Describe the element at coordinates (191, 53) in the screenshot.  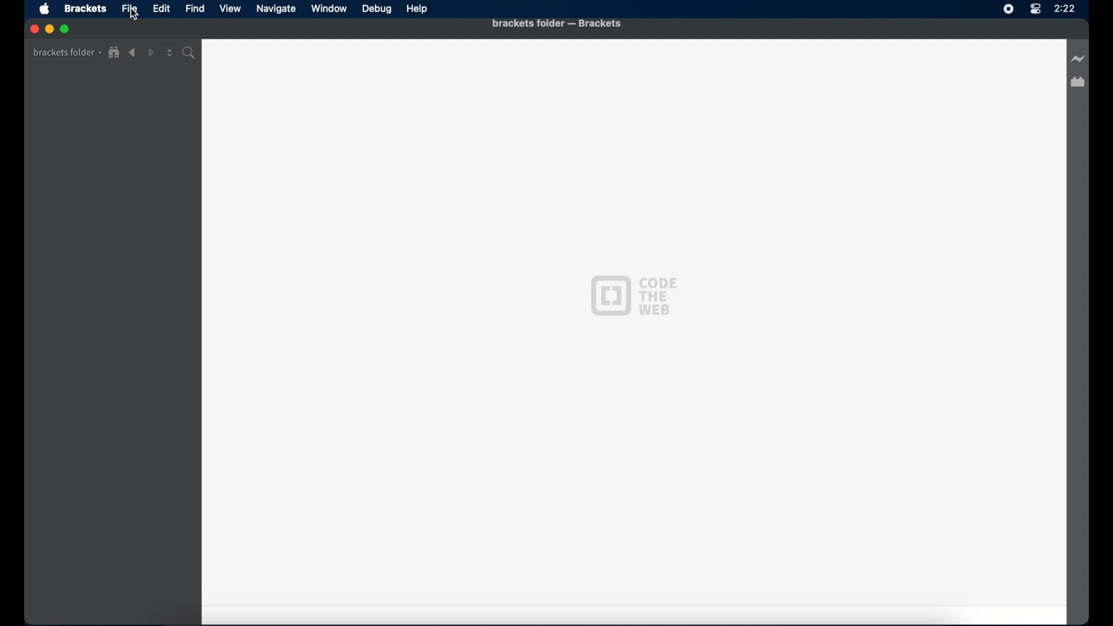
I see `search bar` at that location.